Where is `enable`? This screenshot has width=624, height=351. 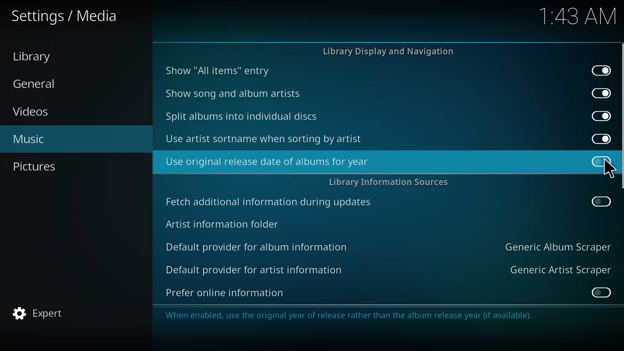
enable is located at coordinates (600, 201).